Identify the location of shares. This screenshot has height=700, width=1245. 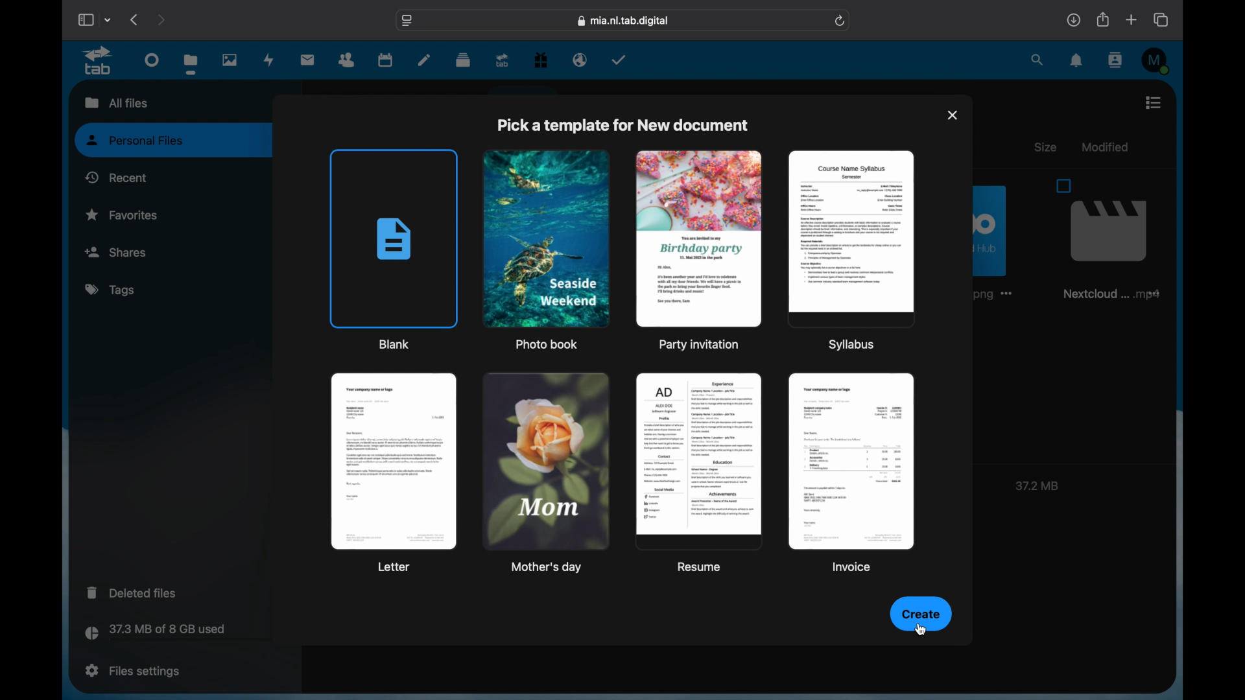
(123, 252).